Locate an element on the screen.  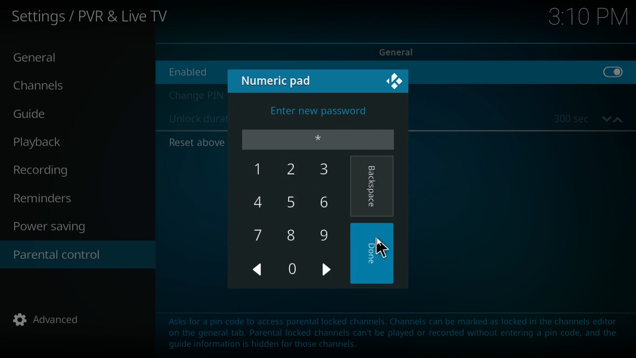
parental control is located at coordinates (78, 256).